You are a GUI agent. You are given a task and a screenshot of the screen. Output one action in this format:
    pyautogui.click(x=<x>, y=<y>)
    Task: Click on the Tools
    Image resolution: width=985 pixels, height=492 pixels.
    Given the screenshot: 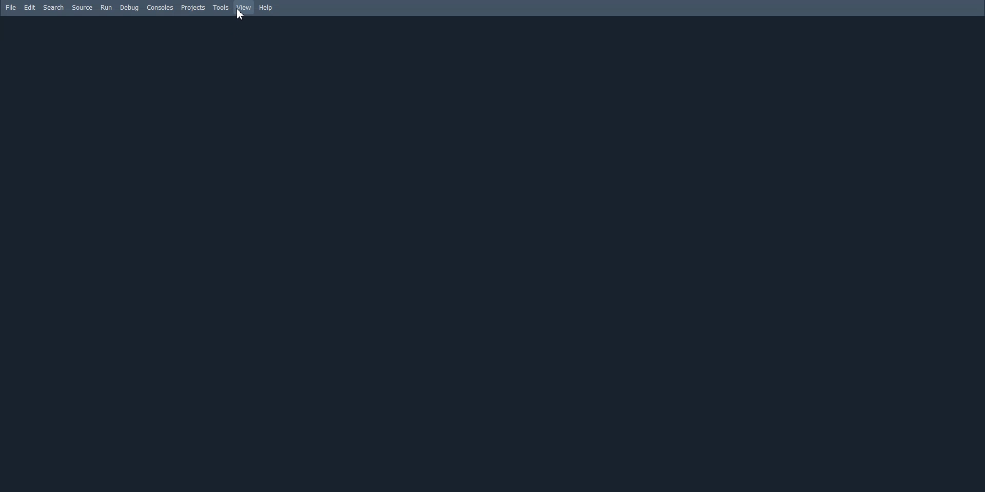 What is the action you would take?
    pyautogui.click(x=222, y=8)
    